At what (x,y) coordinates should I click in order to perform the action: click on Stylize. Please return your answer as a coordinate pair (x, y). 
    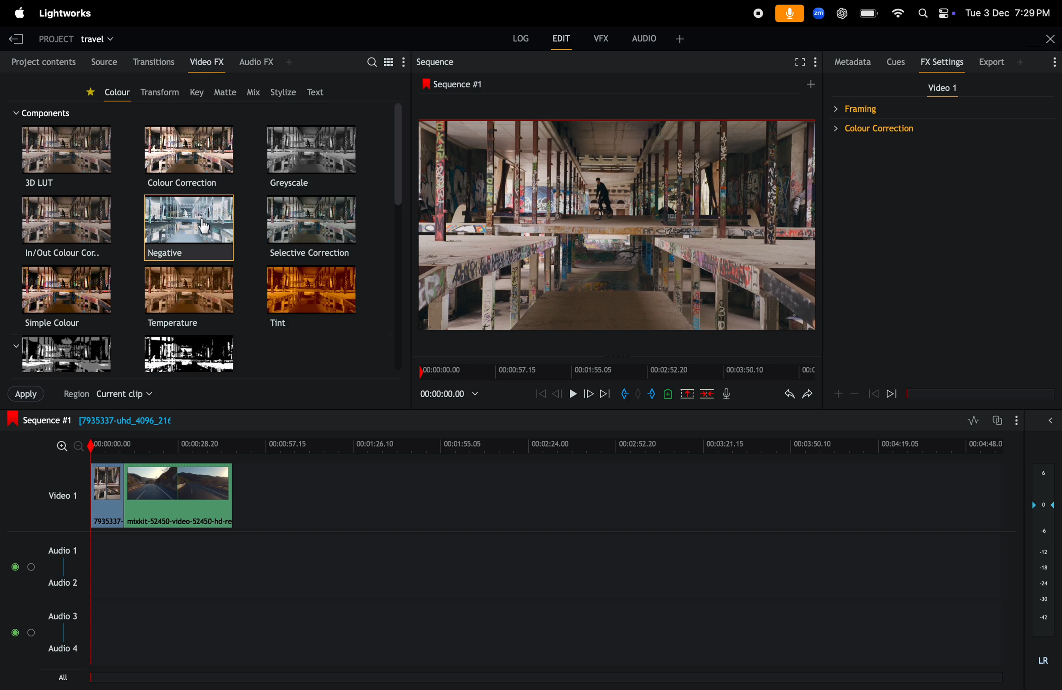
    Looking at the image, I should click on (283, 89).